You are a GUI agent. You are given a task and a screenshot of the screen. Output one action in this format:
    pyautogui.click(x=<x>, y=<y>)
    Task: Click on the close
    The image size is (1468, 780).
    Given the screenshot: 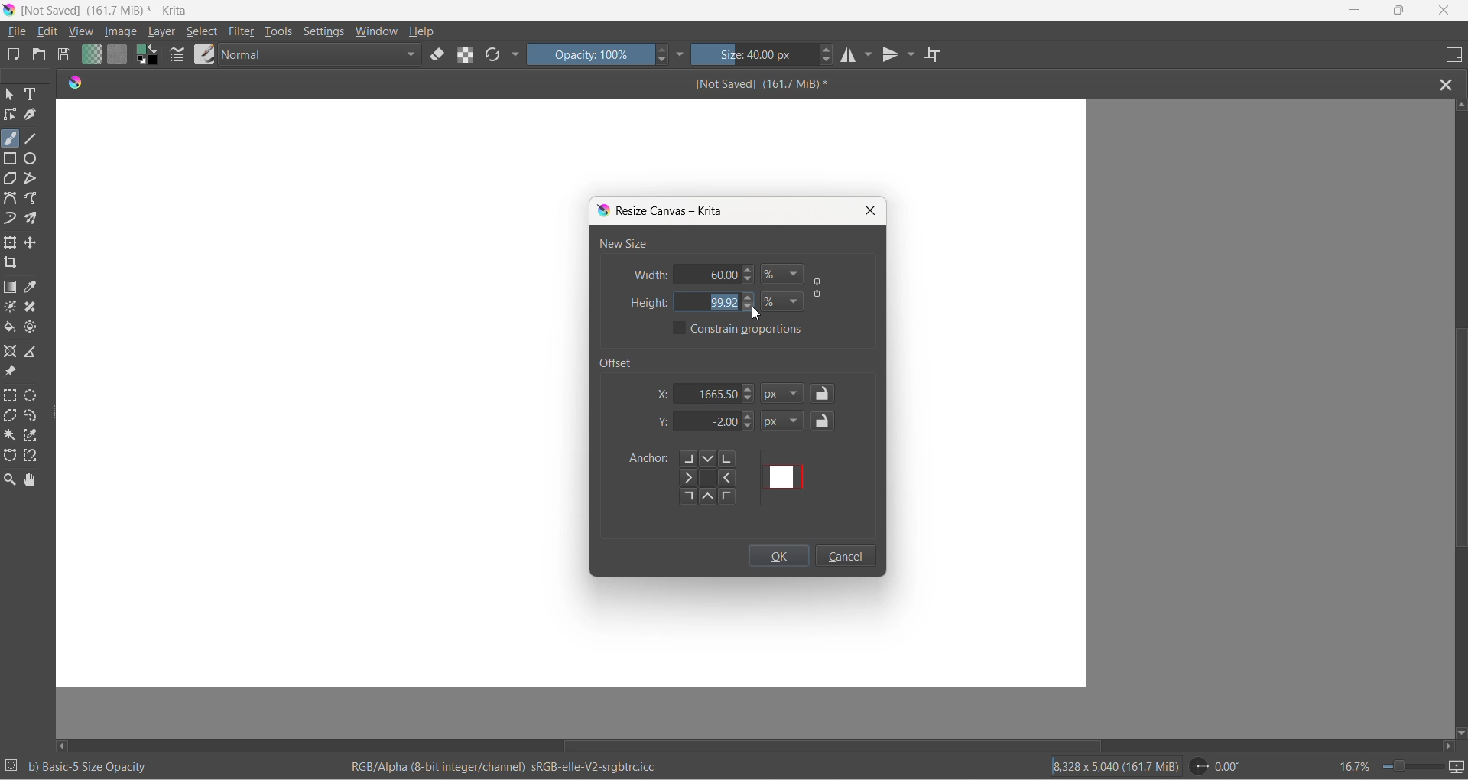 What is the action you would take?
    pyautogui.click(x=872, y=210)
    